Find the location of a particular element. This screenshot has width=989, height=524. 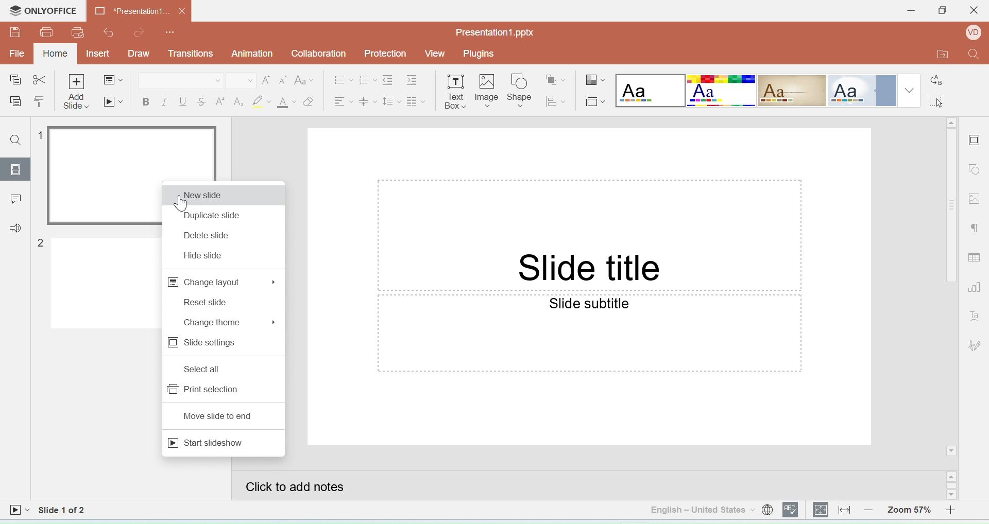

Basic is located at coordinates (722, 91).